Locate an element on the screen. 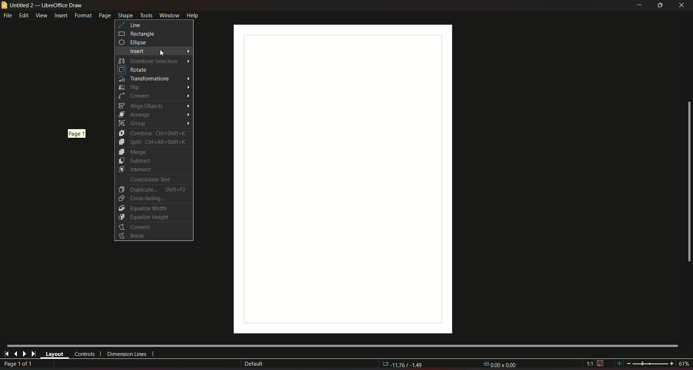 This screenshot has height=370, width=693. last page is located at coordinates (16, 353).